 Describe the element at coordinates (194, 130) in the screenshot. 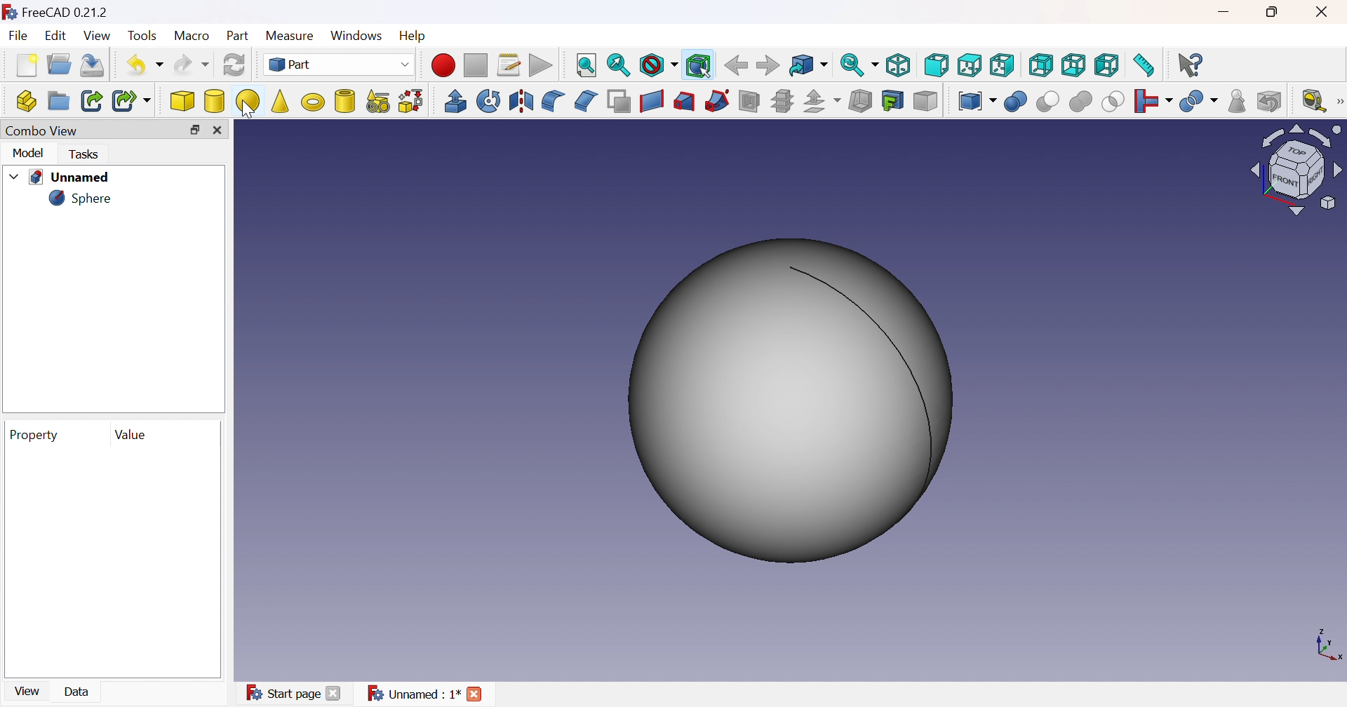

I see `Restore down` at that location.